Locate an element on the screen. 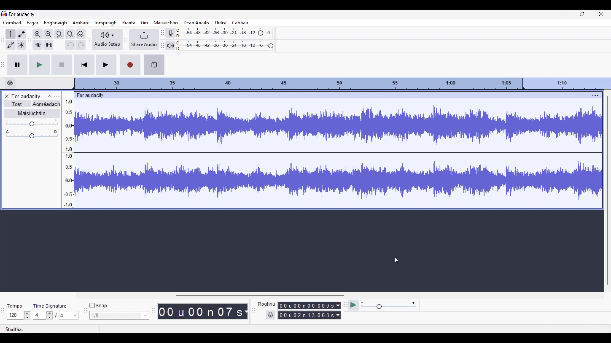 This screenshot has height=343, width=611. Track settings is located at coordinates (596, 95).